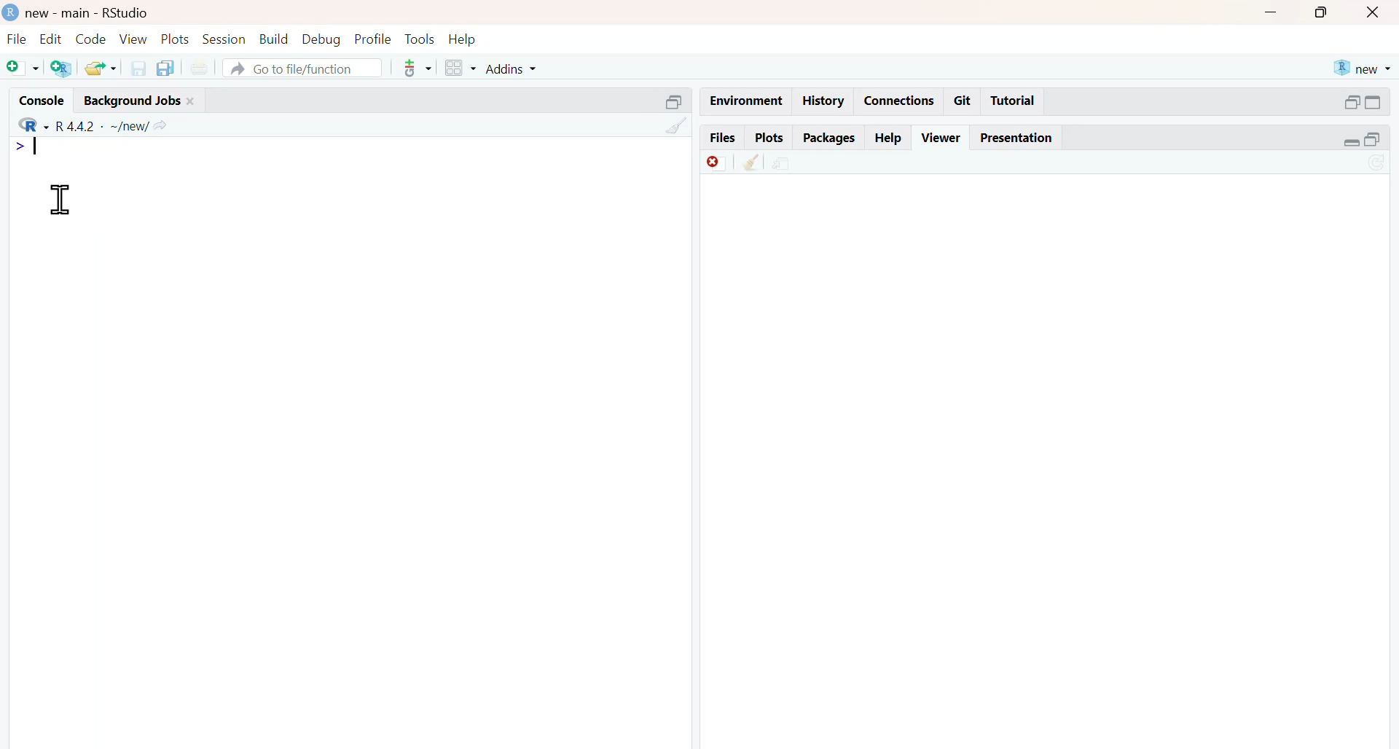  I want to click on share folder as, so click(103, 68).